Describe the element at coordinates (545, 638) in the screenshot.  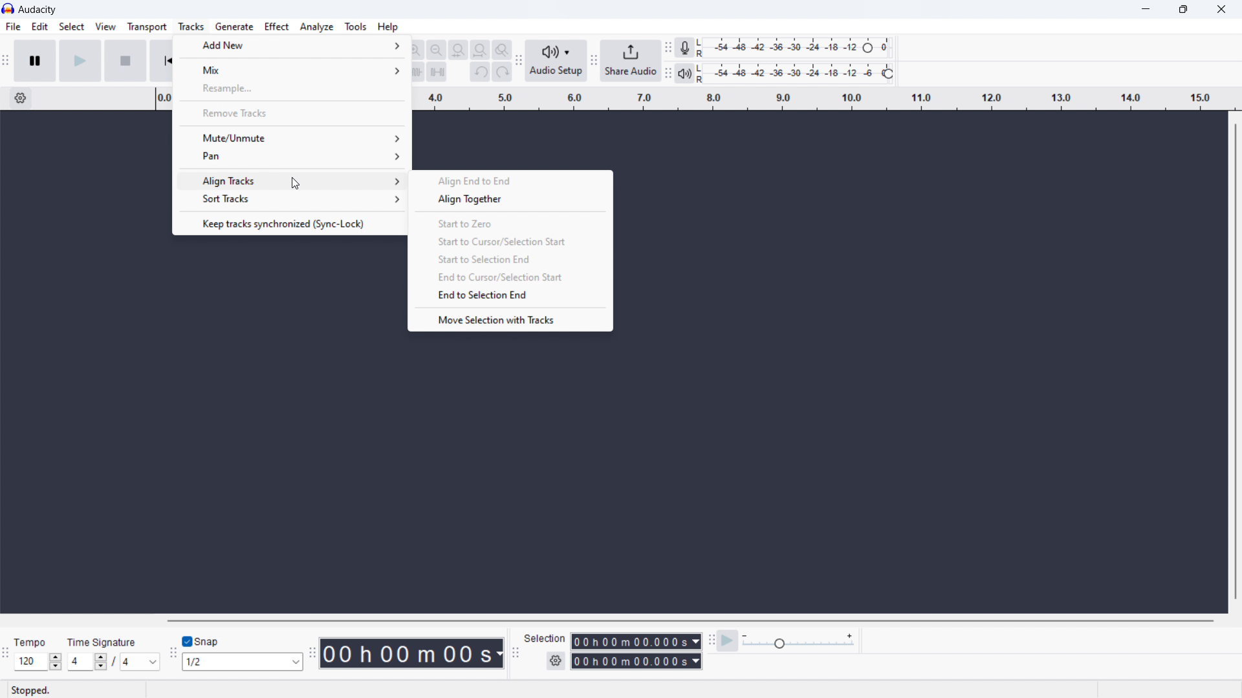
I see `Selection` at that location.